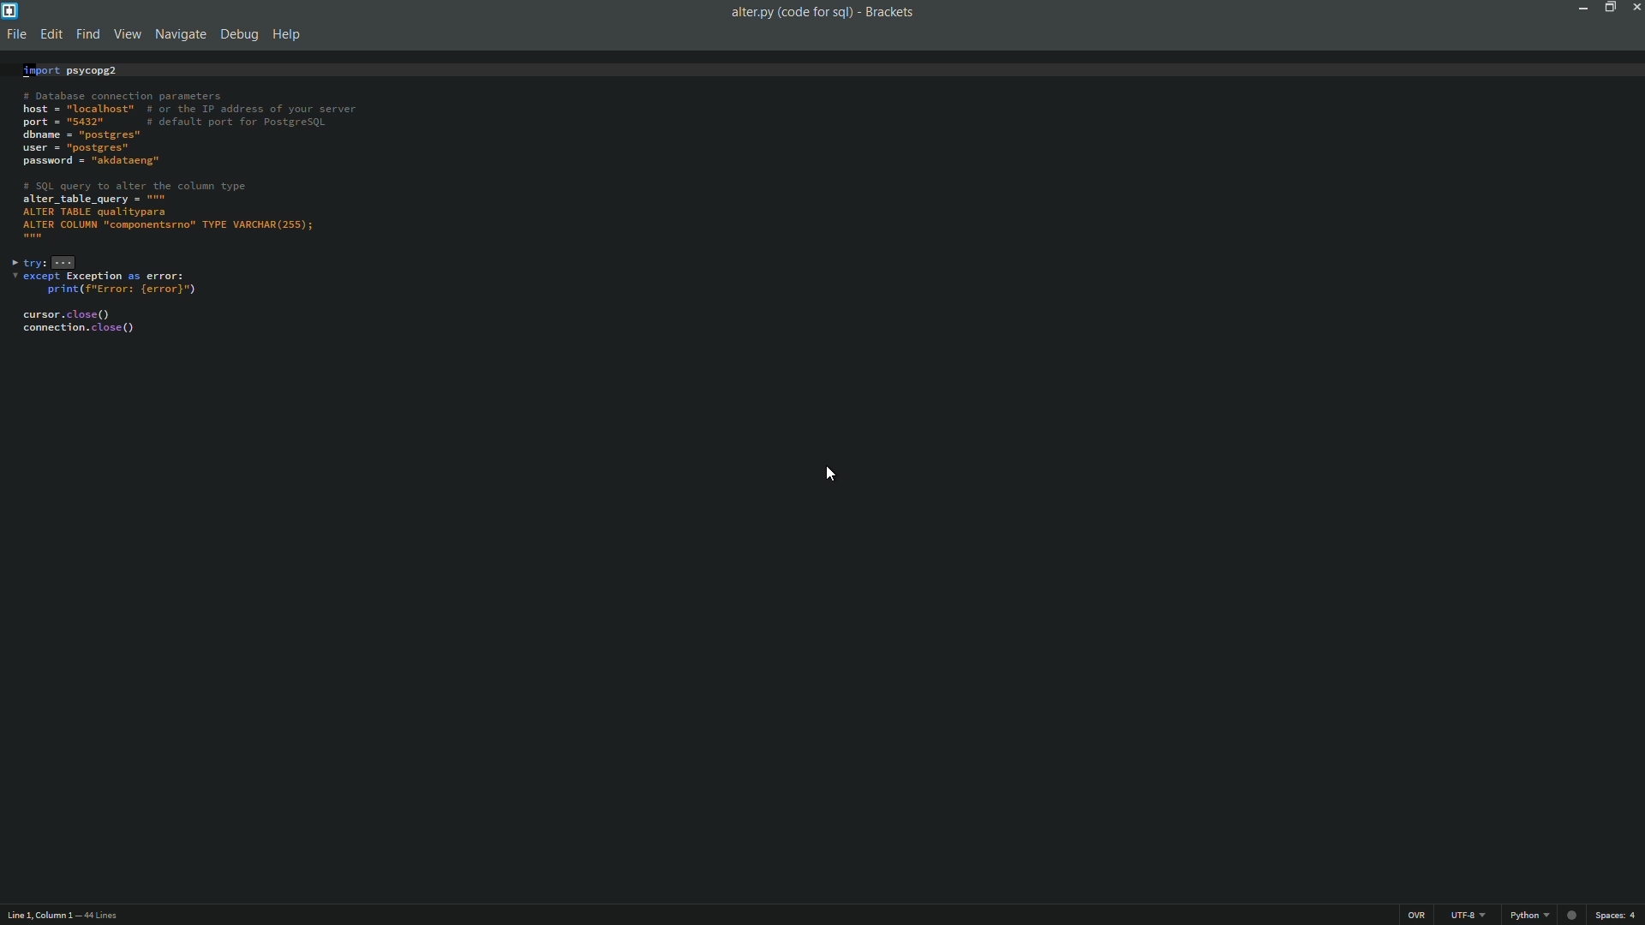 The width and height of the screenshot is (1645, 925). Describe the element at coordinates (1417, 915) in the screenshot. I see `ins` at that location.